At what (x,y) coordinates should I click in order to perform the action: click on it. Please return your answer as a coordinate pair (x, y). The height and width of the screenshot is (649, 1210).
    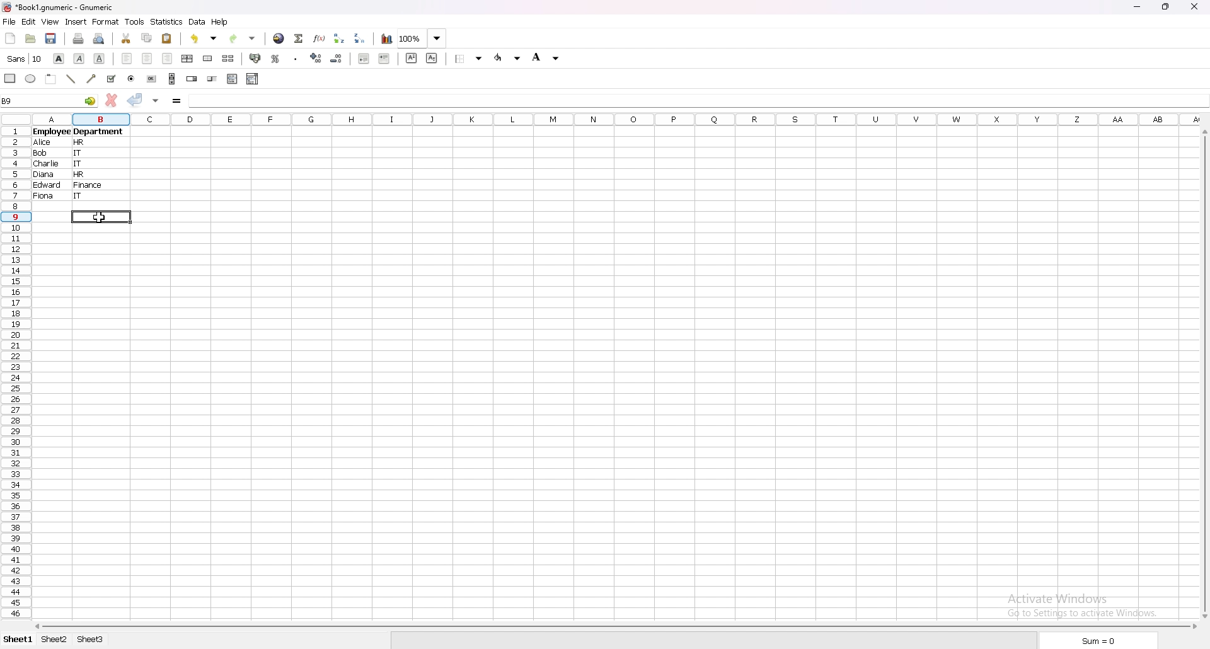
    Looking at the image, I should click on (79, 165).